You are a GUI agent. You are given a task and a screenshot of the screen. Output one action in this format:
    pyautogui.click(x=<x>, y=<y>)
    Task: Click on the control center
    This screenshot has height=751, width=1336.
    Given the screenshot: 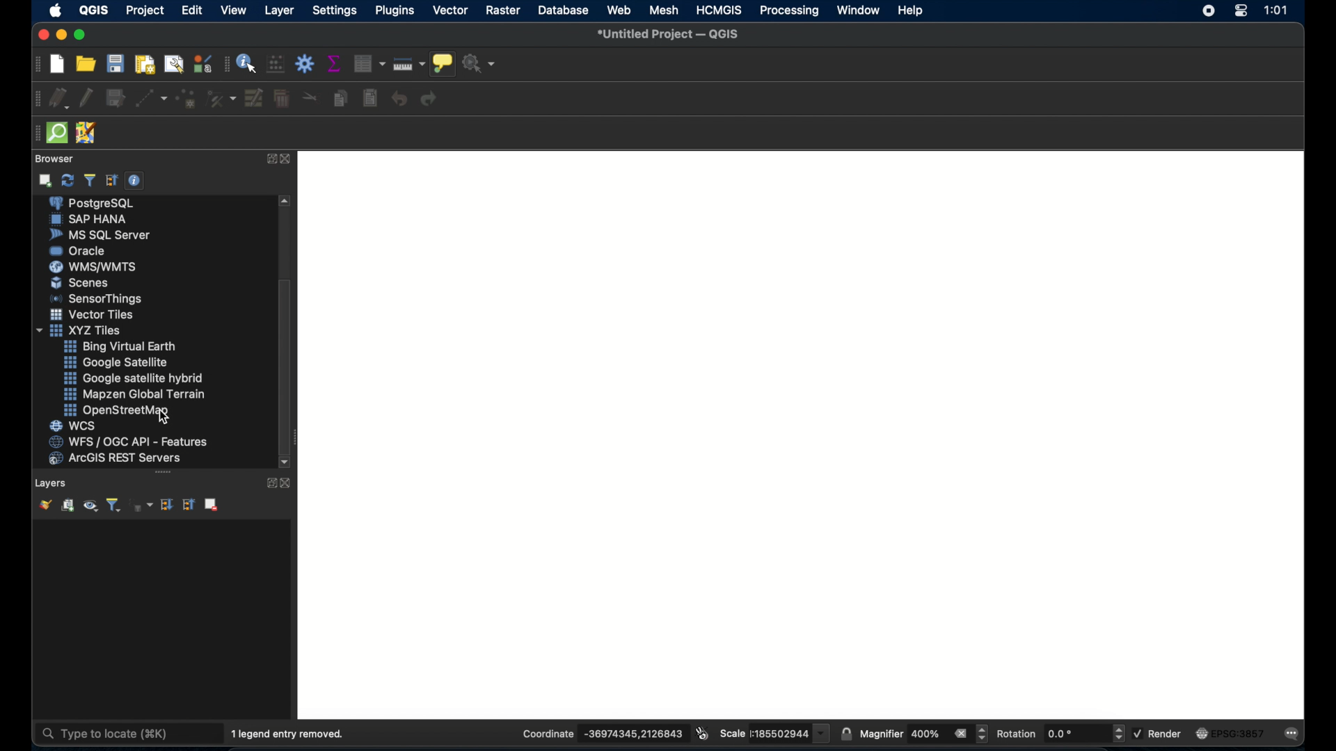 What is the action you would take?
    pyautogui.click(x=1241, y=12)
    